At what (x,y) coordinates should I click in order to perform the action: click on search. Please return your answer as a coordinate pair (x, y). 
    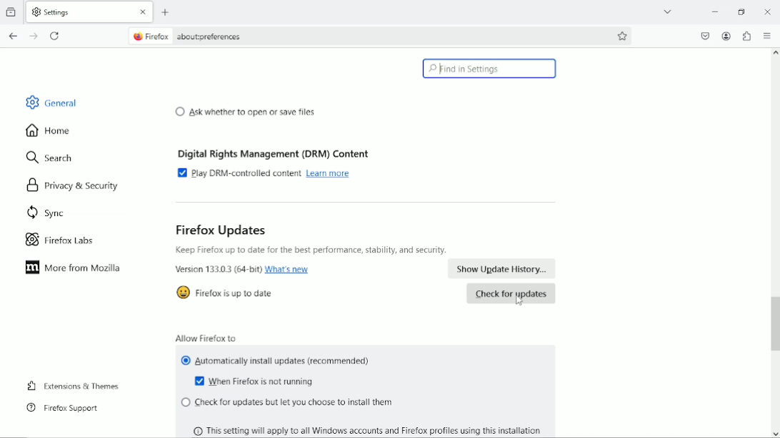
    Looking at the image, I should click on (50, 158).